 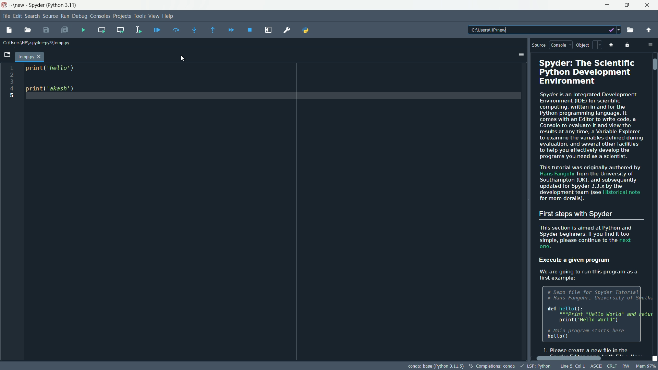 I want to click on home, so click(x=613, y=45).